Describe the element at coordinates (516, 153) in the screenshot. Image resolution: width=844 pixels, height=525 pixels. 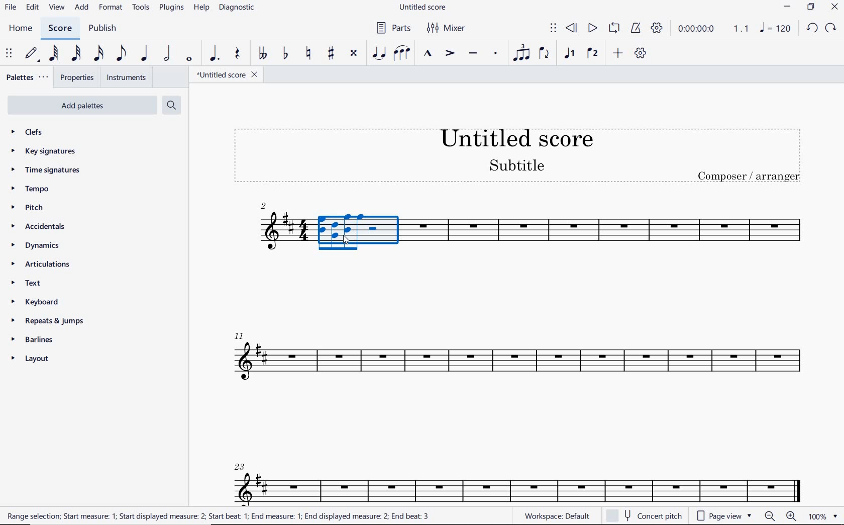
I see `title` at that location.